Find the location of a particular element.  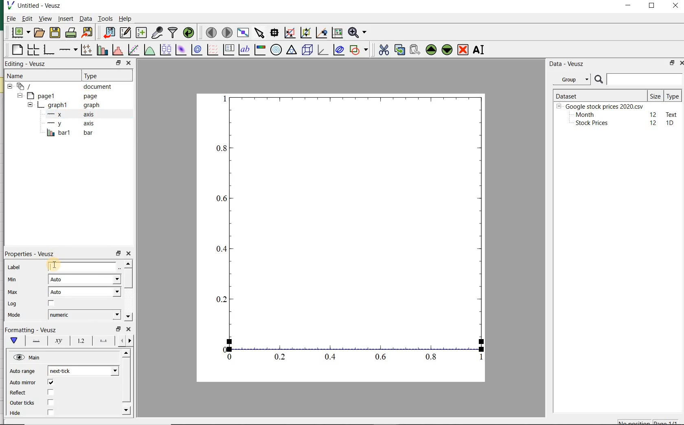

Name is located at coordinates (21, 76).